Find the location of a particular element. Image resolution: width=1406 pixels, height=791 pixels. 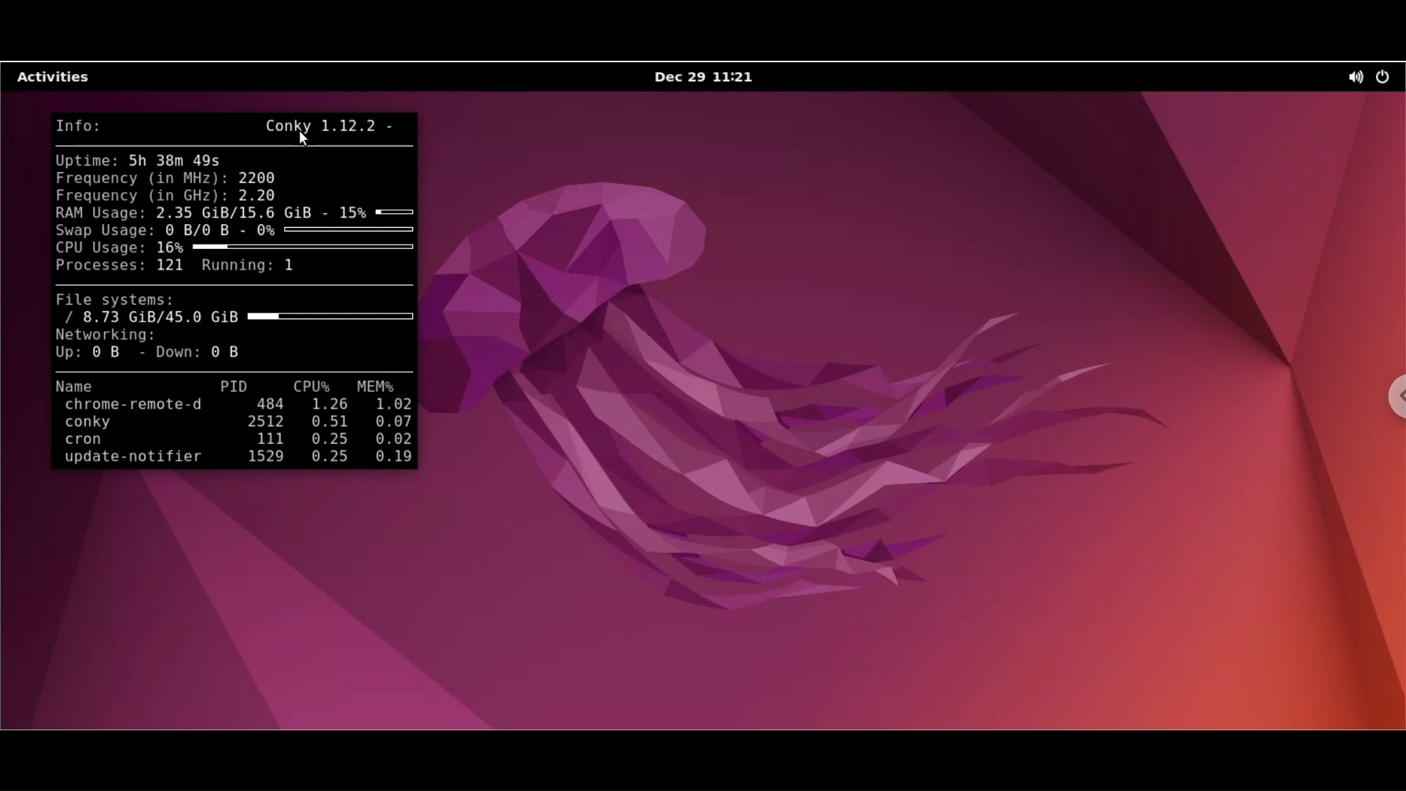

CPU% is located at coordinates (313, 387).